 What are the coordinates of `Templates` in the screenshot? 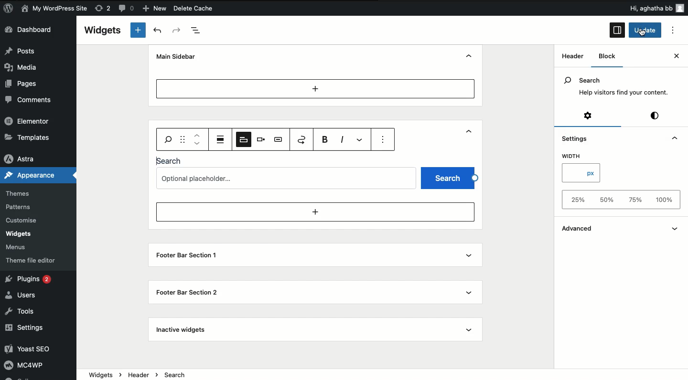 It's located at (28, 137).